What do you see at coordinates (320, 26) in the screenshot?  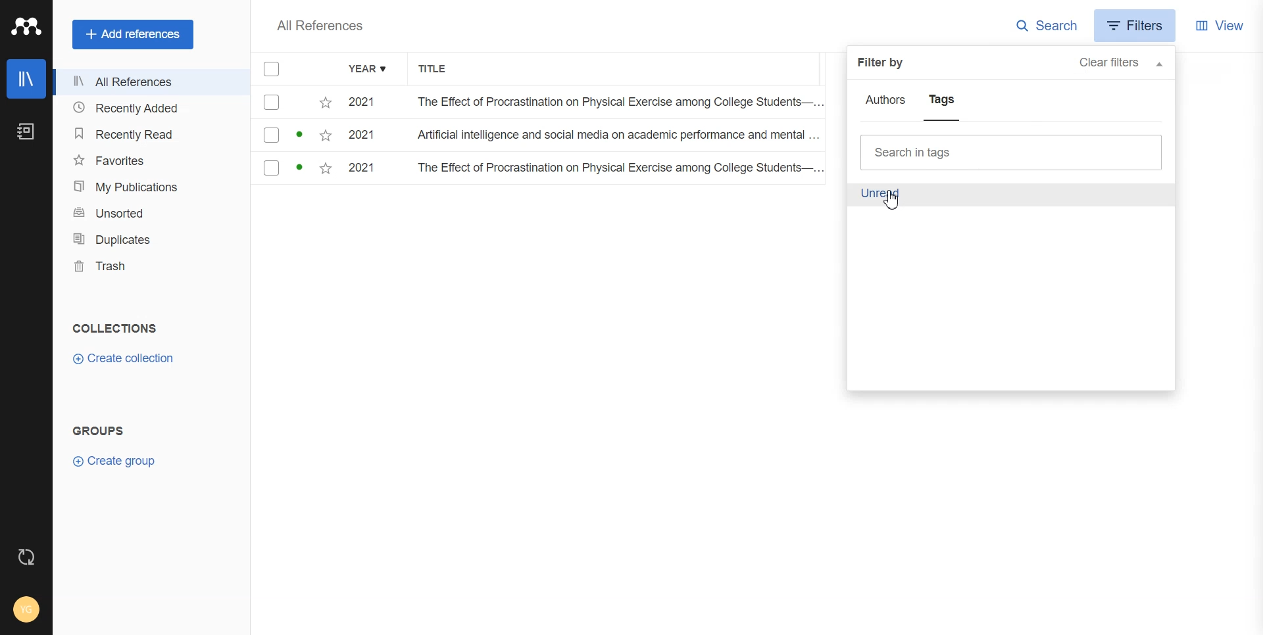 I see `All References` at bounding box center [320, 26].